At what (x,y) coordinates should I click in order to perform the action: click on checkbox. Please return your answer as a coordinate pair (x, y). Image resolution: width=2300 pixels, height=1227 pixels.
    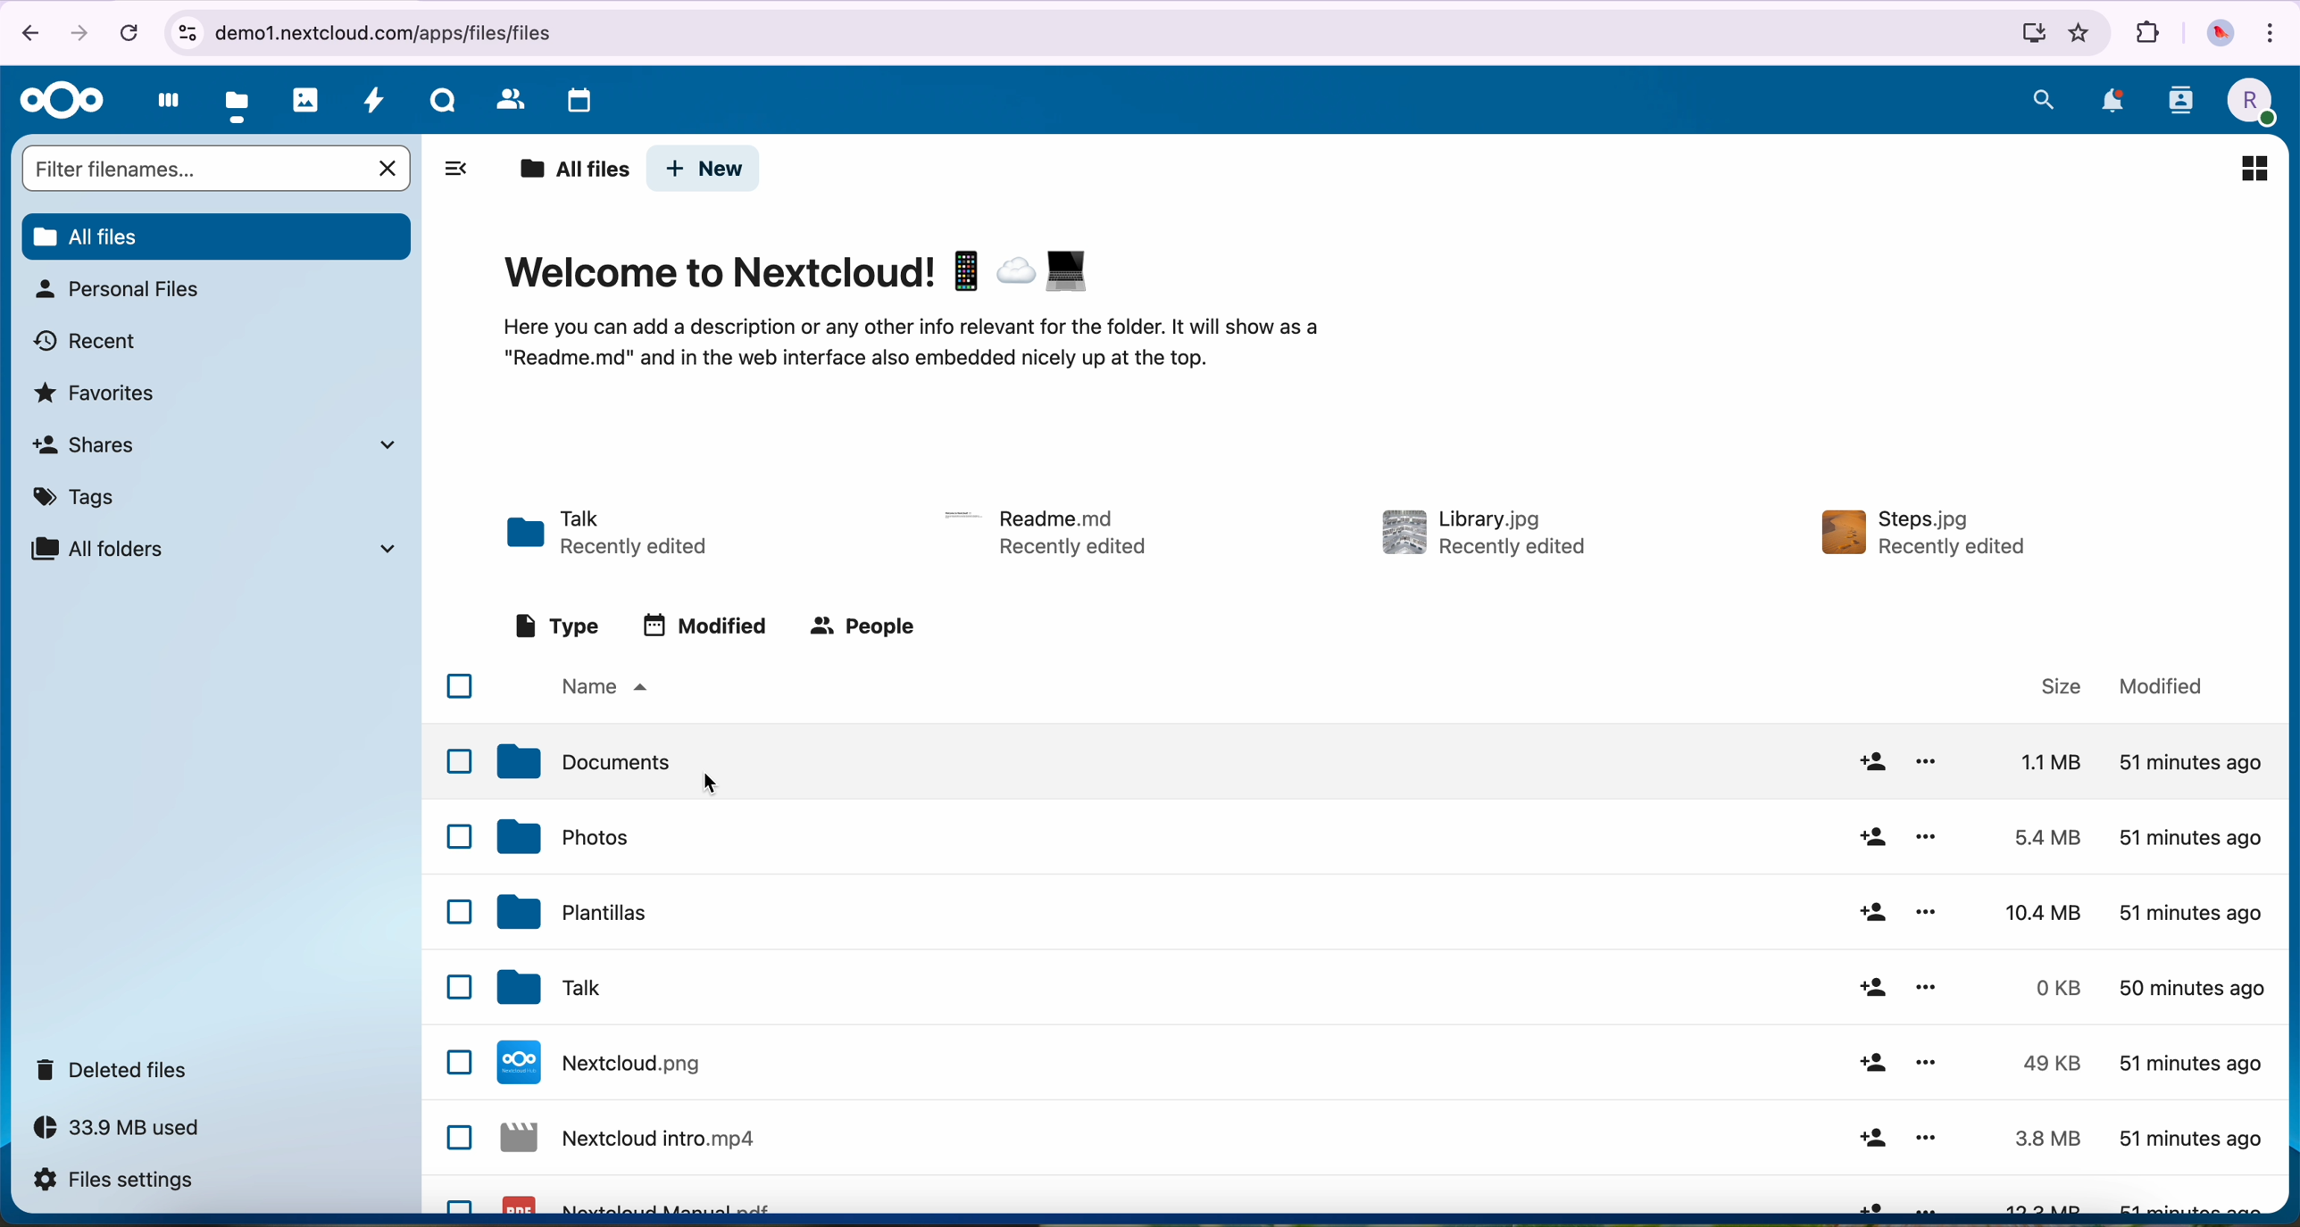
    Looking at the image, I should click on (461, 760).